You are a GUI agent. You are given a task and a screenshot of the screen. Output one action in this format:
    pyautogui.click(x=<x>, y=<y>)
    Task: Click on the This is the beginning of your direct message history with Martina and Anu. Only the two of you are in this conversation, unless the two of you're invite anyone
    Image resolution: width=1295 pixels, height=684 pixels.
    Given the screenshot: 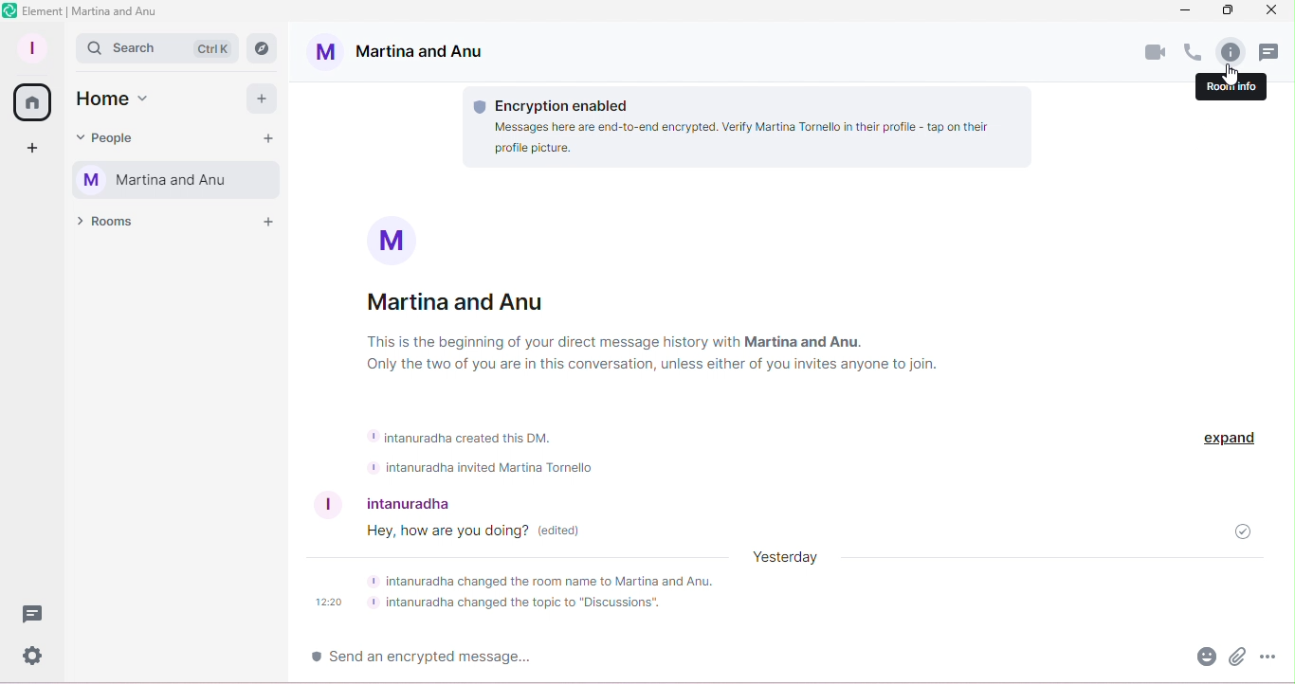 What is the action you would take?
    pyautogui.click(x=677, y=352)
    